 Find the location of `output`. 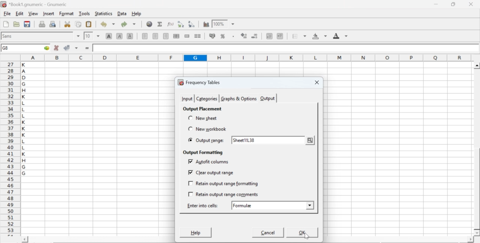

output is located at coordinates (268, 99).